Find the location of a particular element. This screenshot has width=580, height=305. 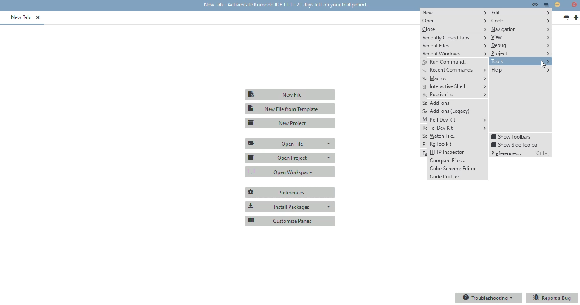

recently closed tabs is located at coordinates (455, 37).